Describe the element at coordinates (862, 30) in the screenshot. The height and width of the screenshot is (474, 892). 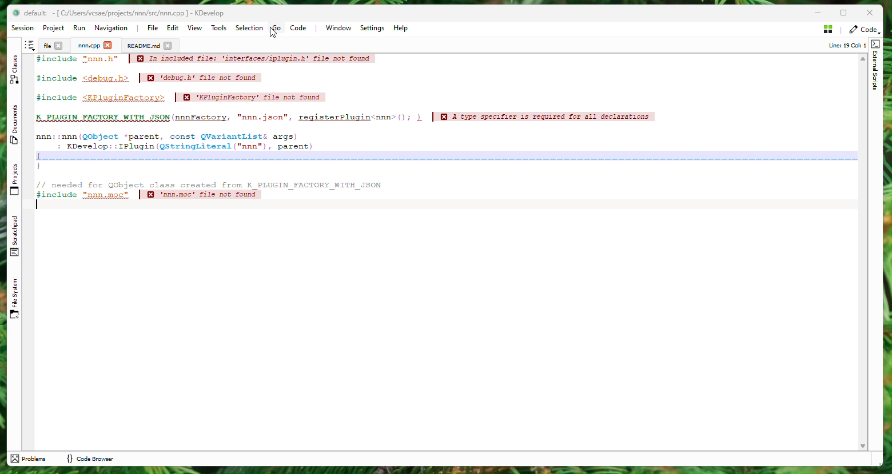
I see `Code` at that location.